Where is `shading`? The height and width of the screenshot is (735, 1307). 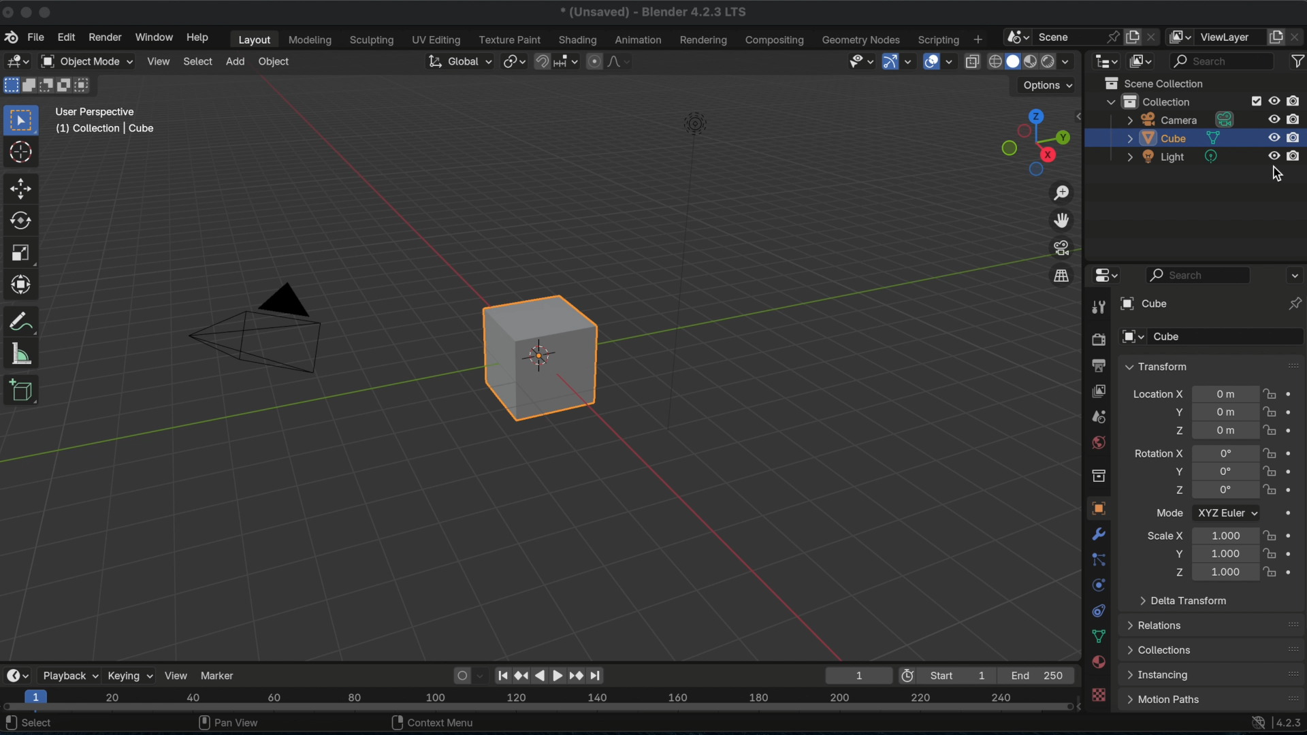 shading is located at coordinates (577, 39).